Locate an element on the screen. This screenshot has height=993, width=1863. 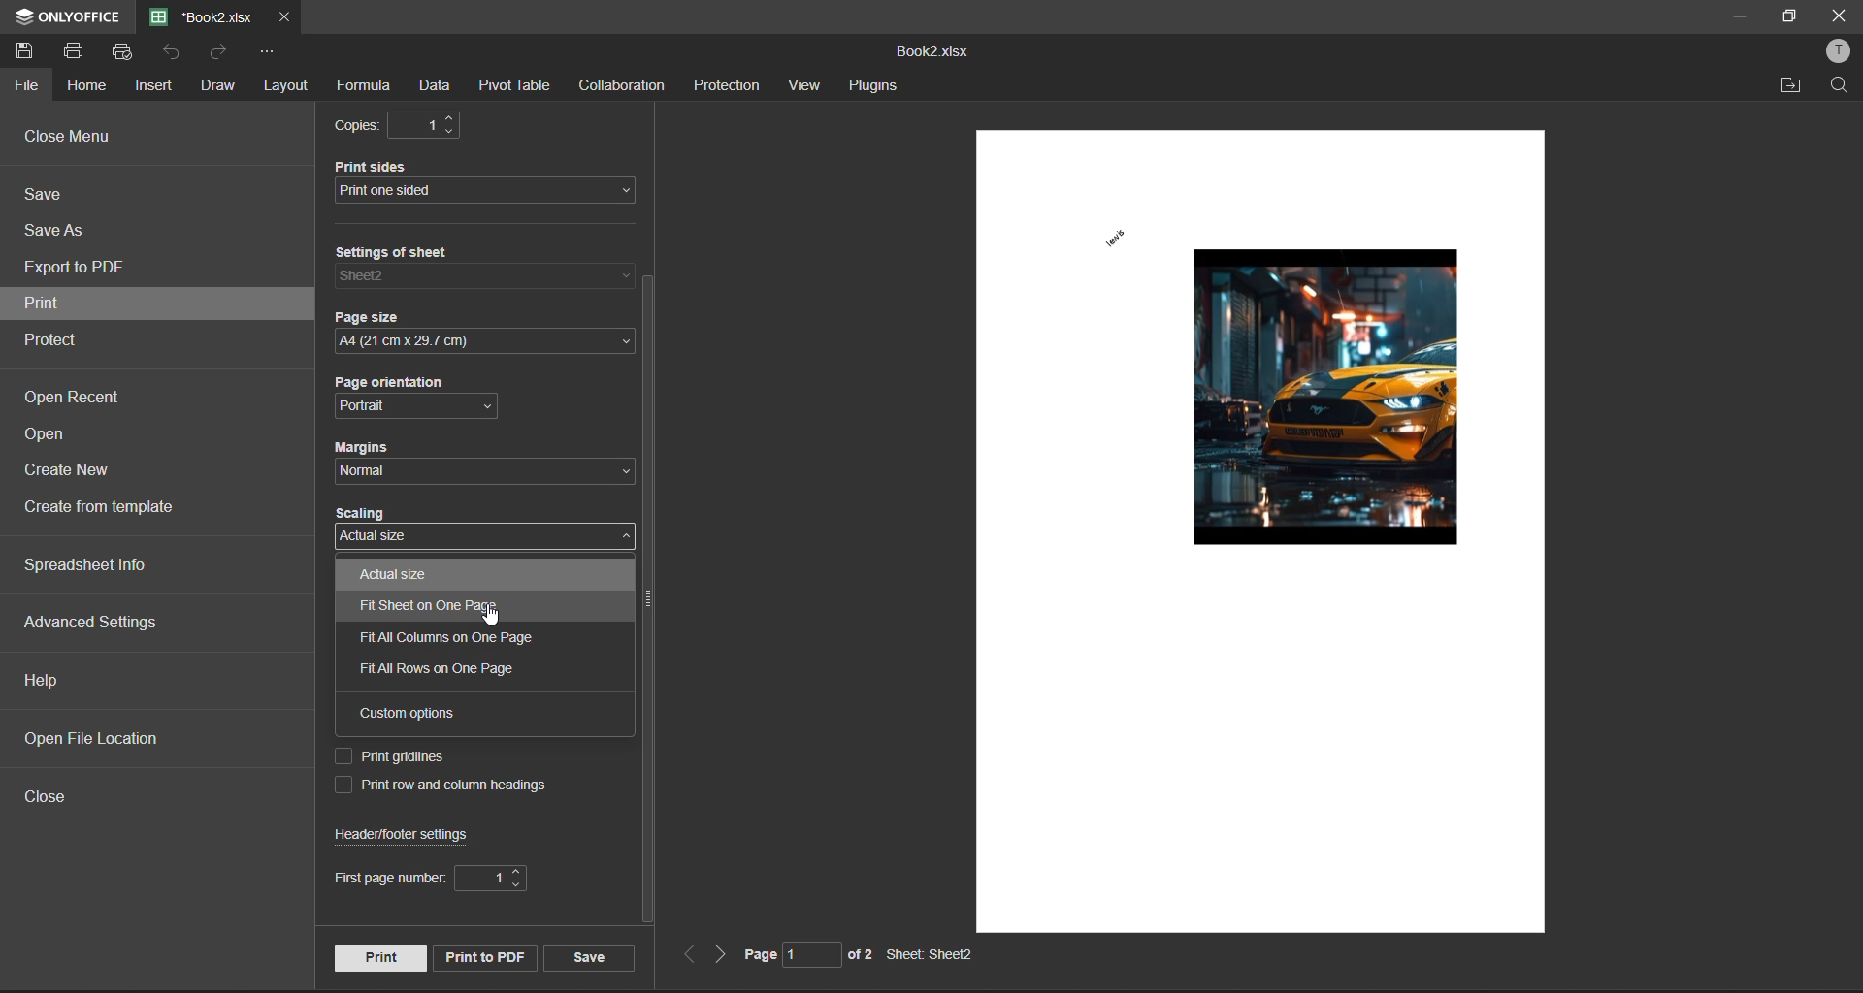
file name is located at coordinates (202, 16).